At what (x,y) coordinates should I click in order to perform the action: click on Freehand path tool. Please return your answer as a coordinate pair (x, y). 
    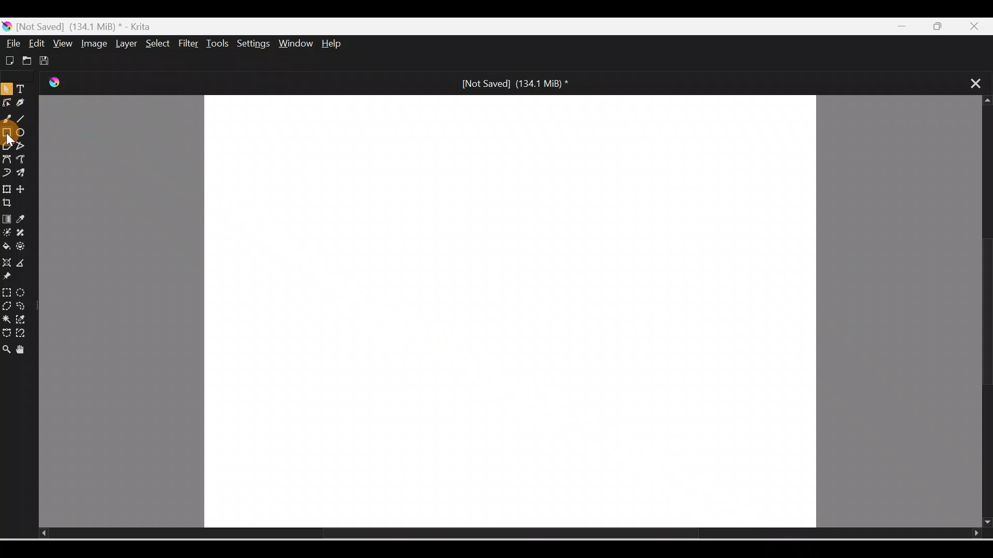
    Looking at the image, I should click on (24, 160).